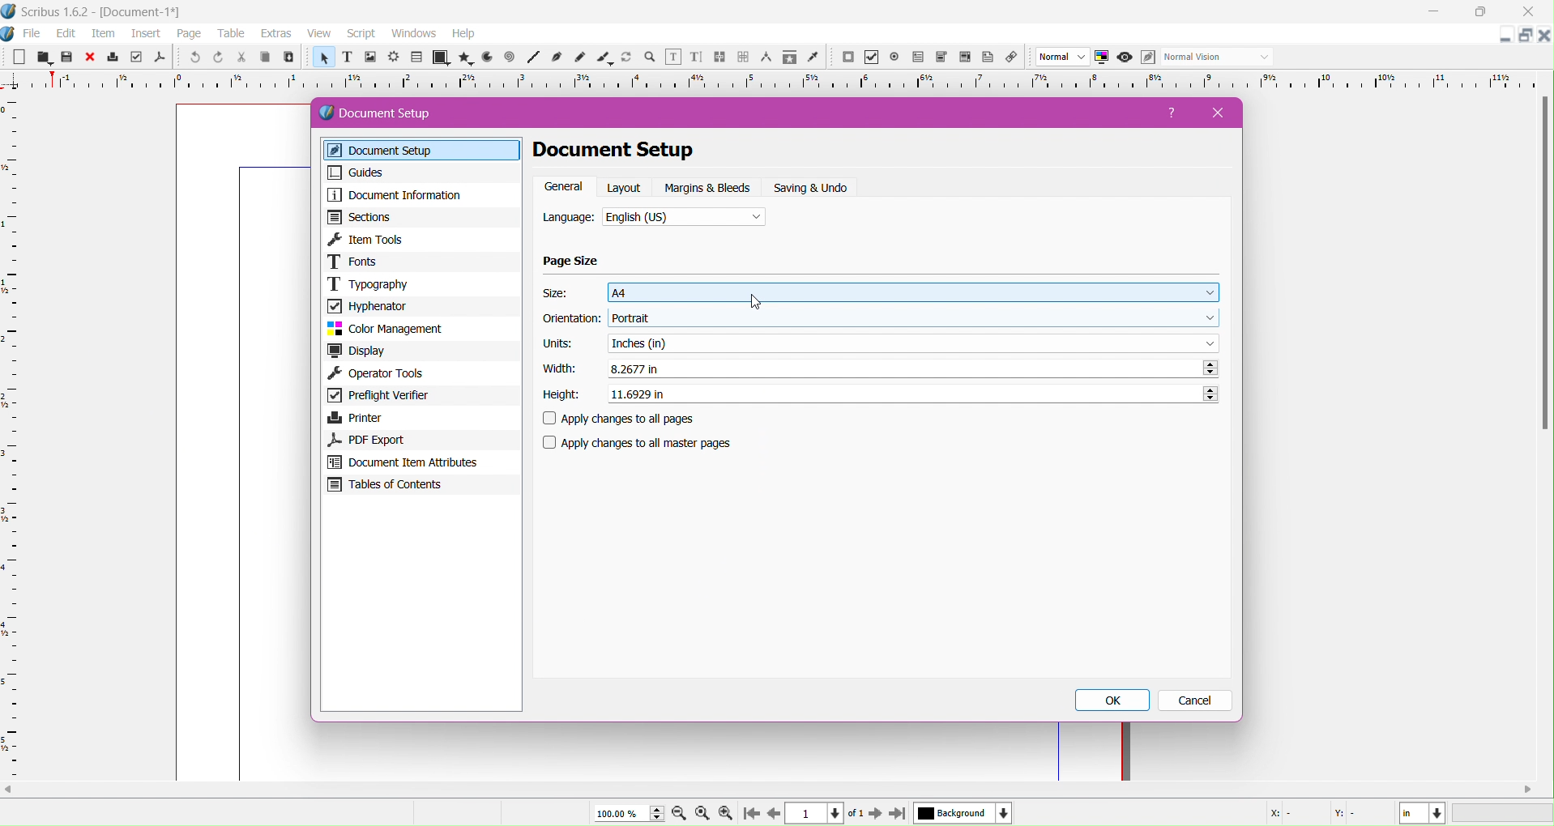  I want to click on Set the Orientation, so click(916, 318).